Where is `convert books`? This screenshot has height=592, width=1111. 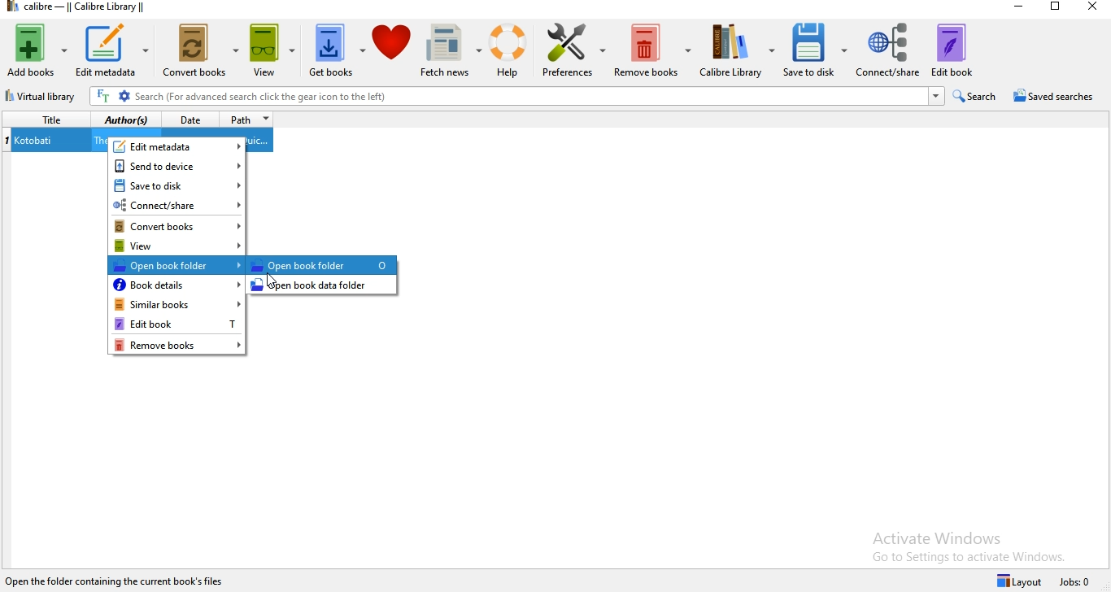 convert books is located at coordinates (177, 225).